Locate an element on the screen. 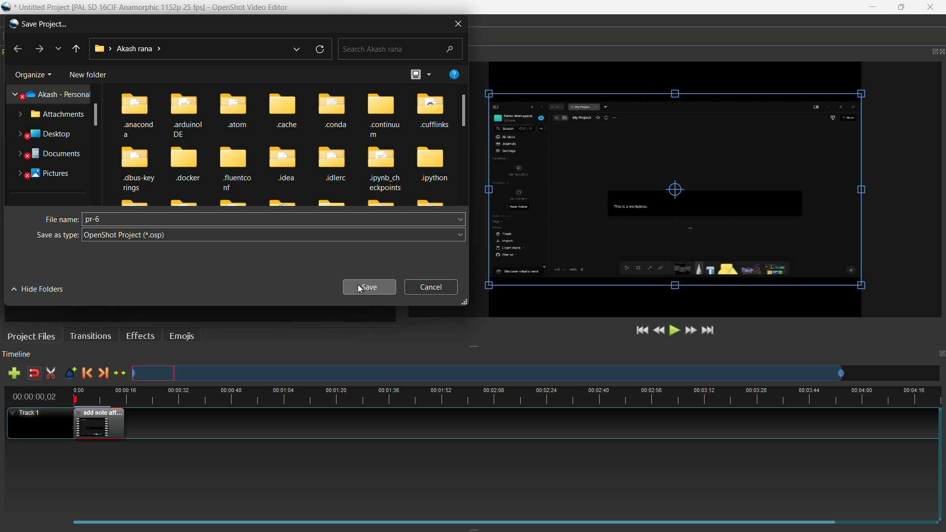  back is located at coordinates (76, 50).